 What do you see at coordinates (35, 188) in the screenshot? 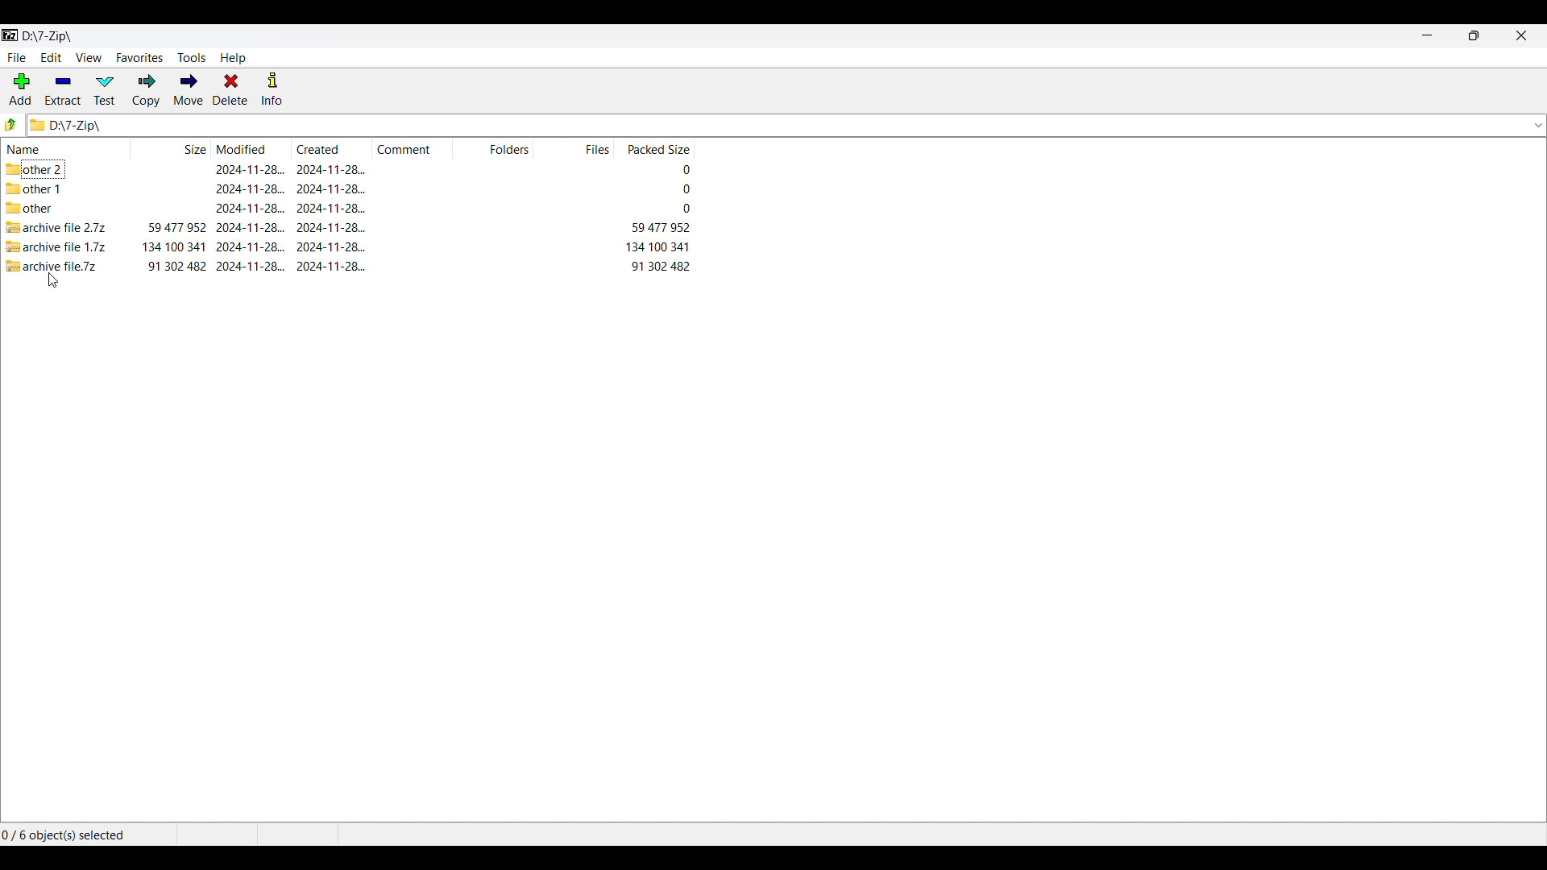
I see `folder` at bounding box center [35, 188].